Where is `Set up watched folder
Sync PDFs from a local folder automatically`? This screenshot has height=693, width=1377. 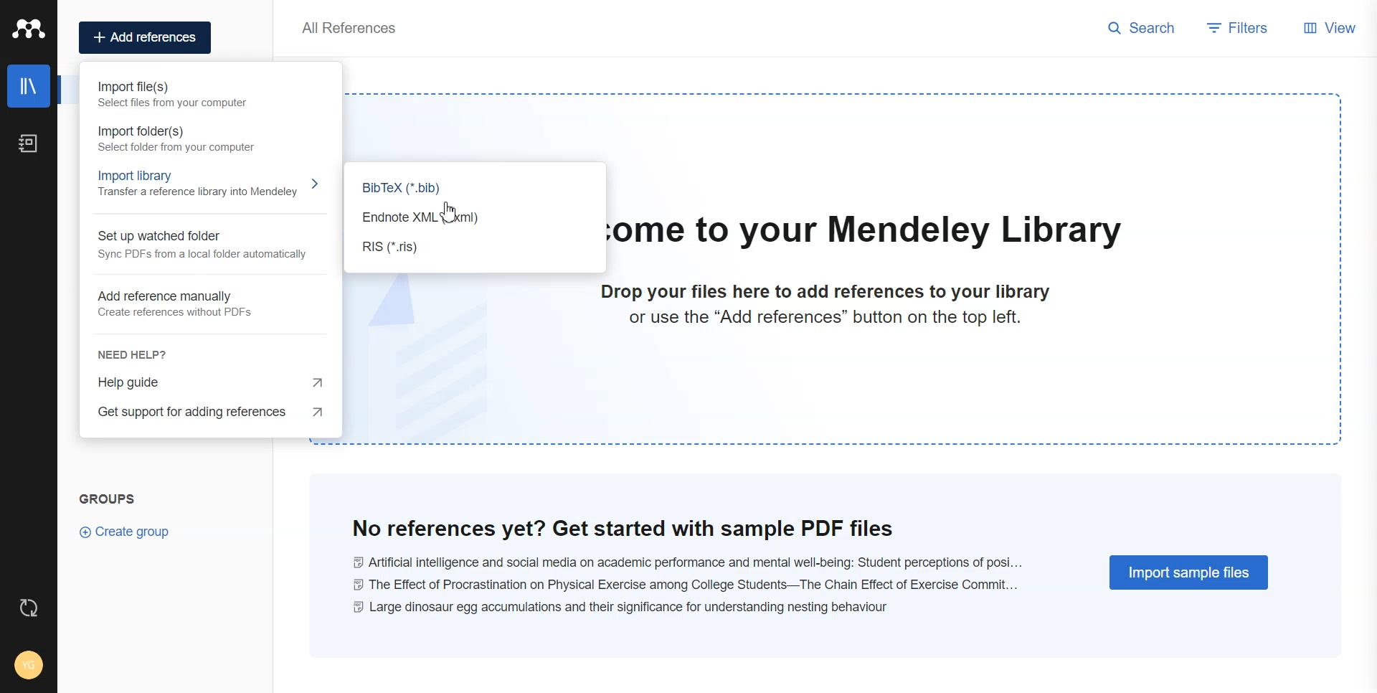
Set up watched folder
Sync PDFs from a local folder automatically is located at coordinates (199, 247).